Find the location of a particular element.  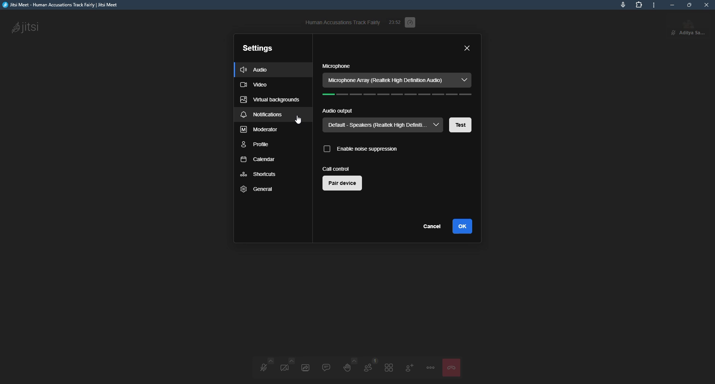

general is located at coordinates (258, 189).